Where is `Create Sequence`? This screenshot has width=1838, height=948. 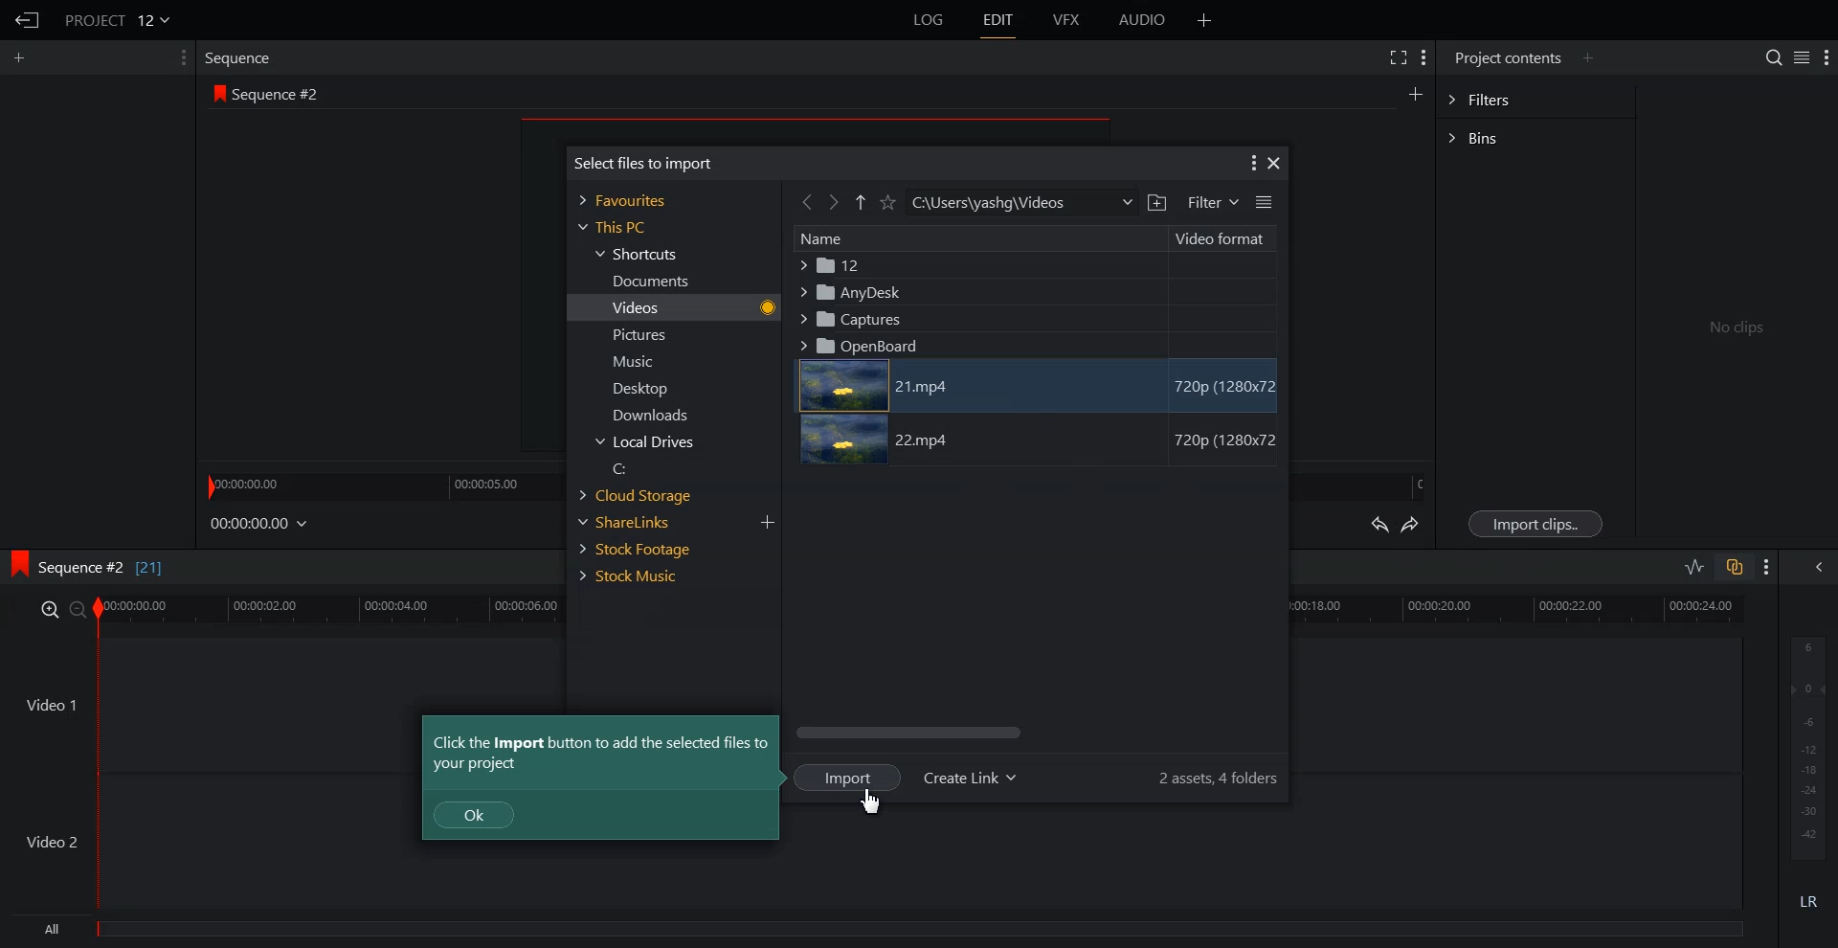
Create Sequence is located at coordinates (1414, 94).